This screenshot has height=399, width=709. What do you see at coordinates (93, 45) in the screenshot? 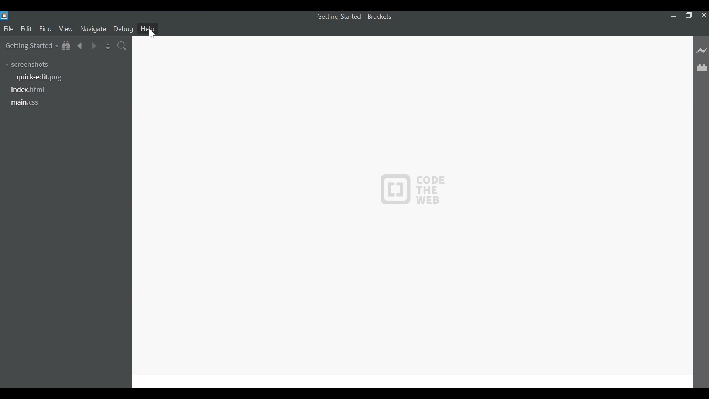
I see `Navigate Forward` at bounding box center [93, 45].